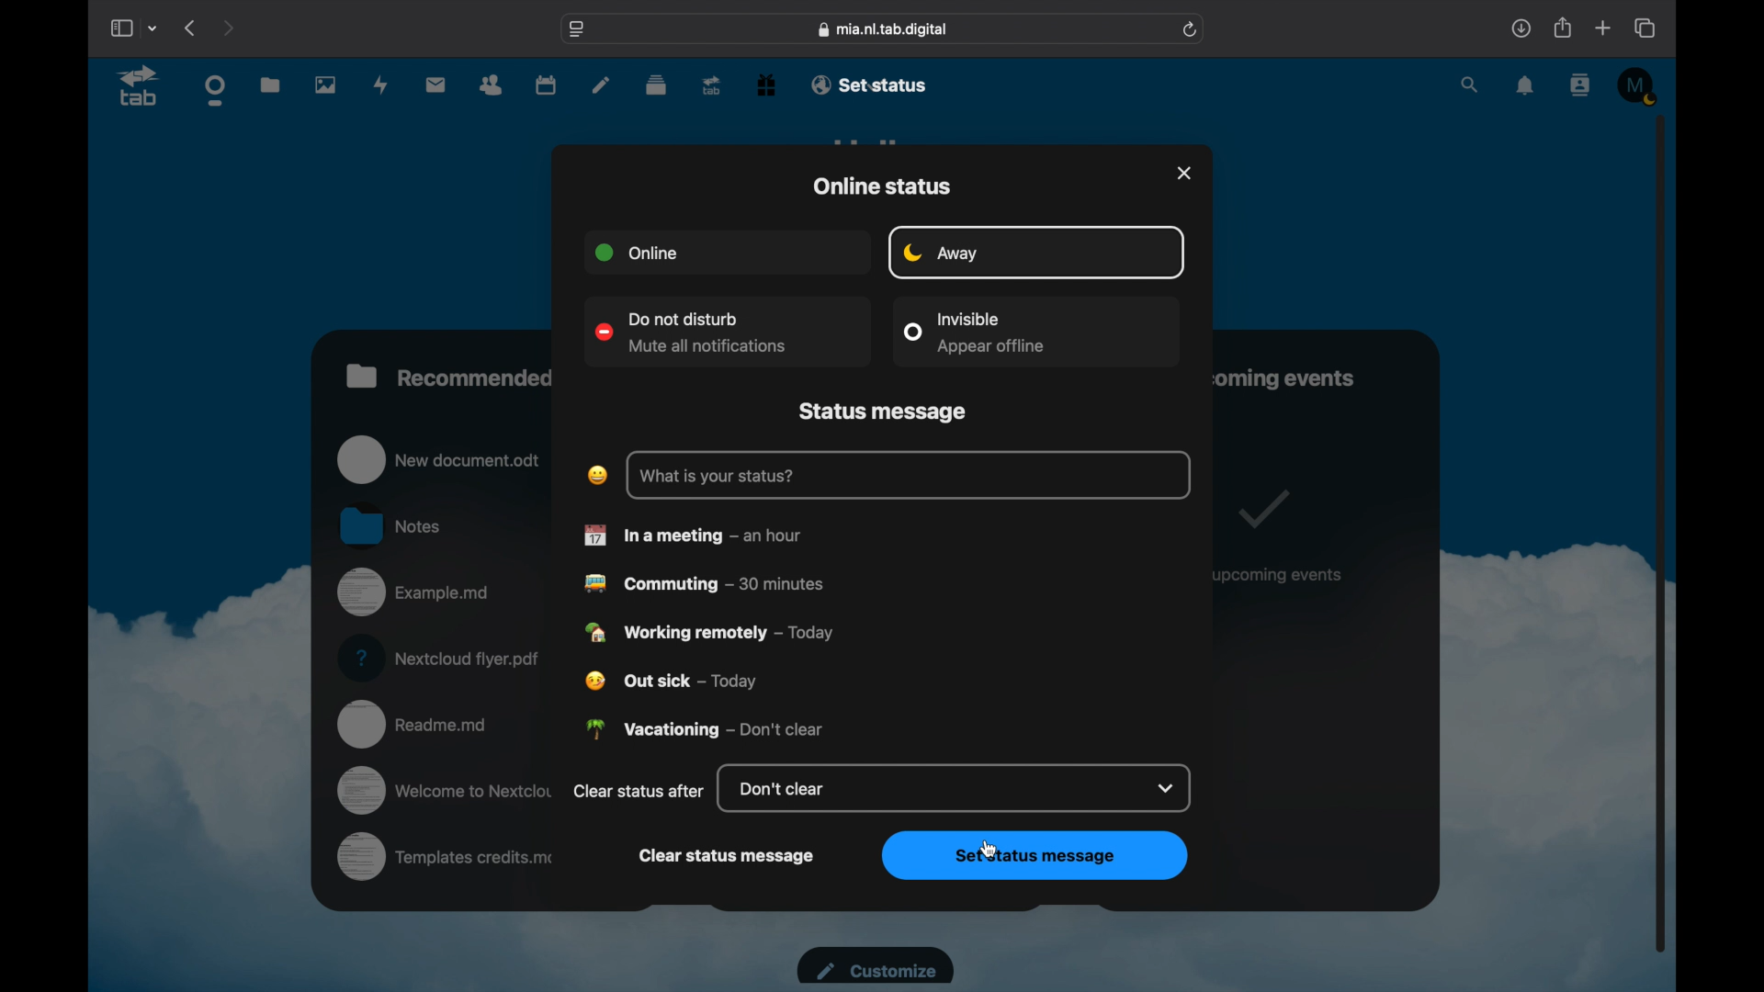 The image size is (1764, 992). I want to click on recommended files, so click(450, 376).